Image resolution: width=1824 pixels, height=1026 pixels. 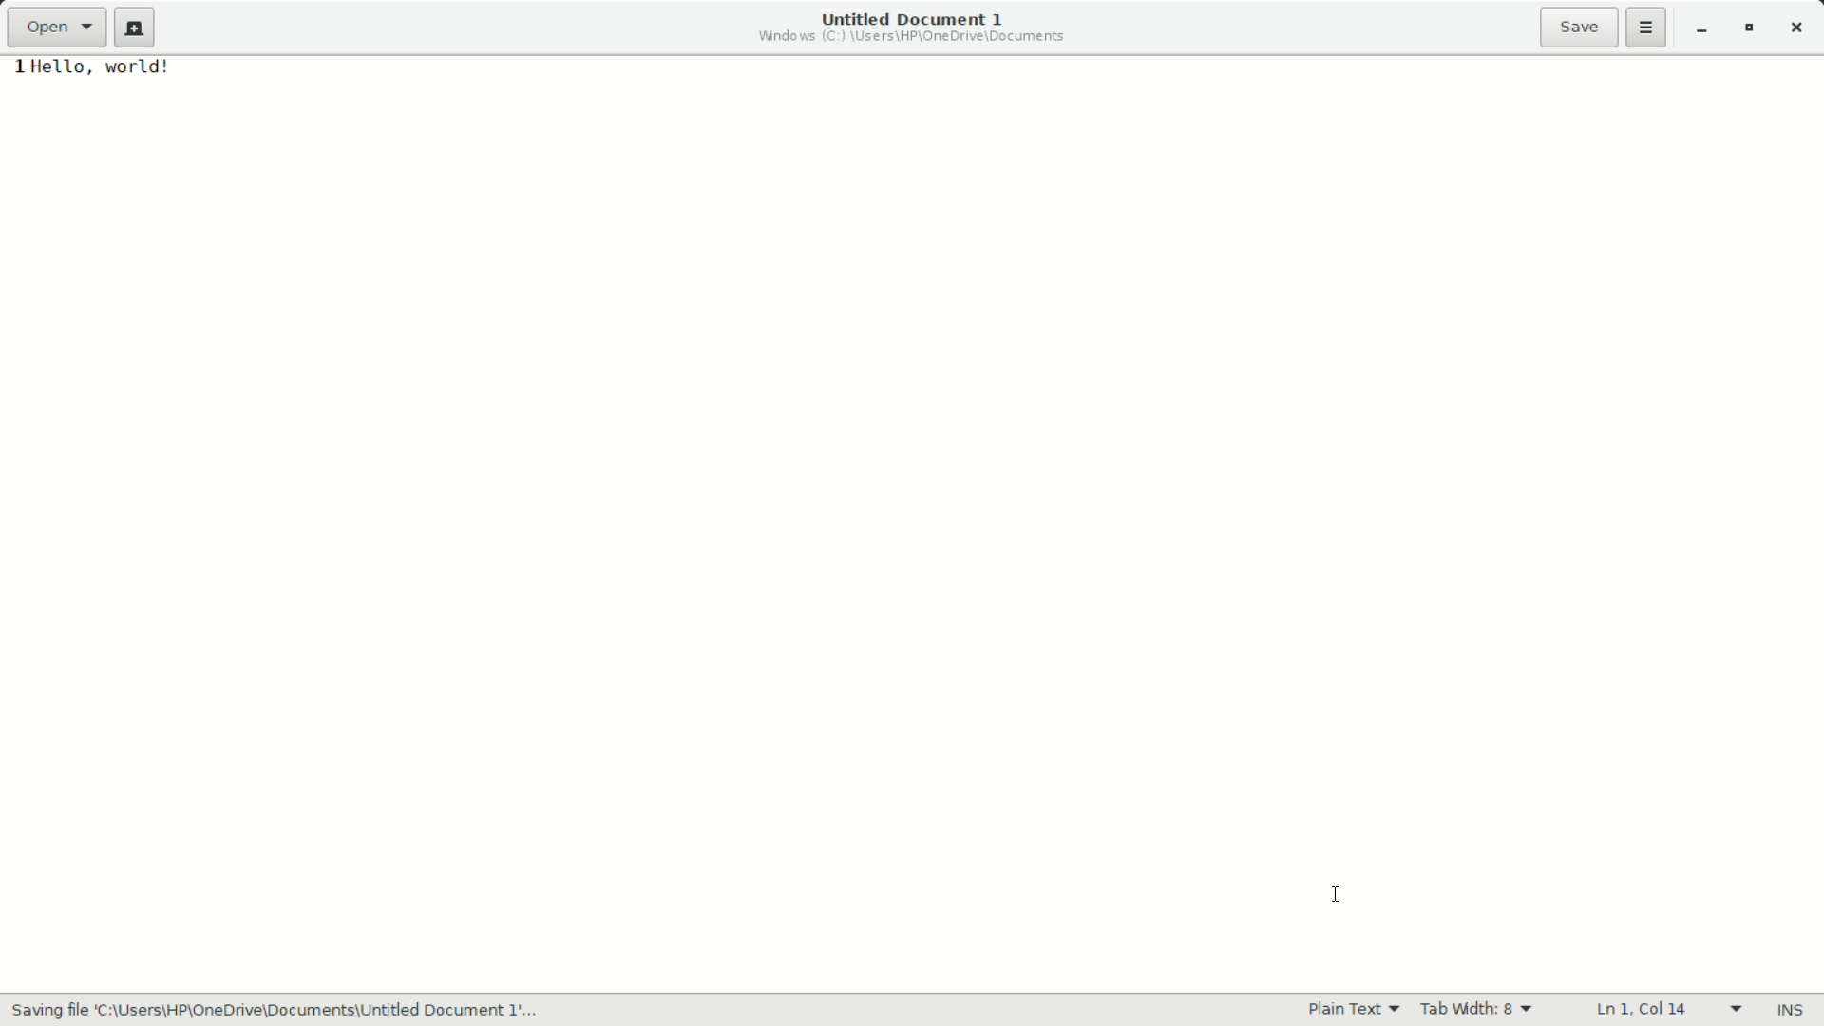 I want to click on maximize or restore, so click(x=1755, y=30).